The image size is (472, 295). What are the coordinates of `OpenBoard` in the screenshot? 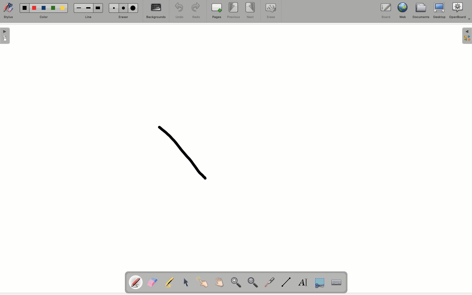 It's located at (461, 11).